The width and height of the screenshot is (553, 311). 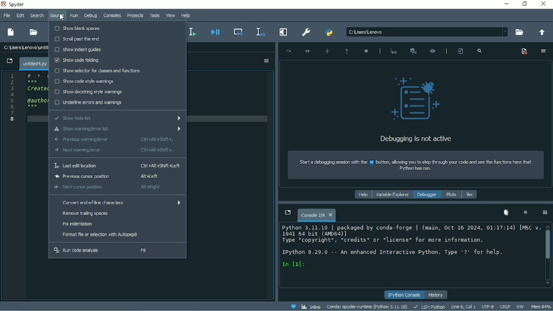 I want to click on Browse tabs, so click(x=286, y=213).